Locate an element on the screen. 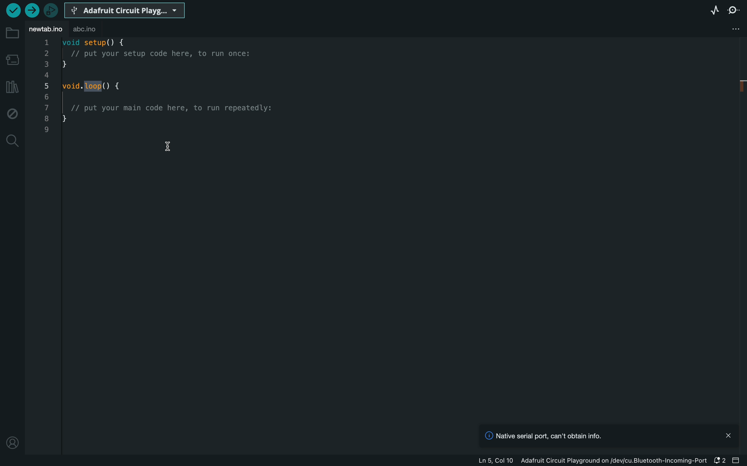  curso is located at coordinates (167, 147).